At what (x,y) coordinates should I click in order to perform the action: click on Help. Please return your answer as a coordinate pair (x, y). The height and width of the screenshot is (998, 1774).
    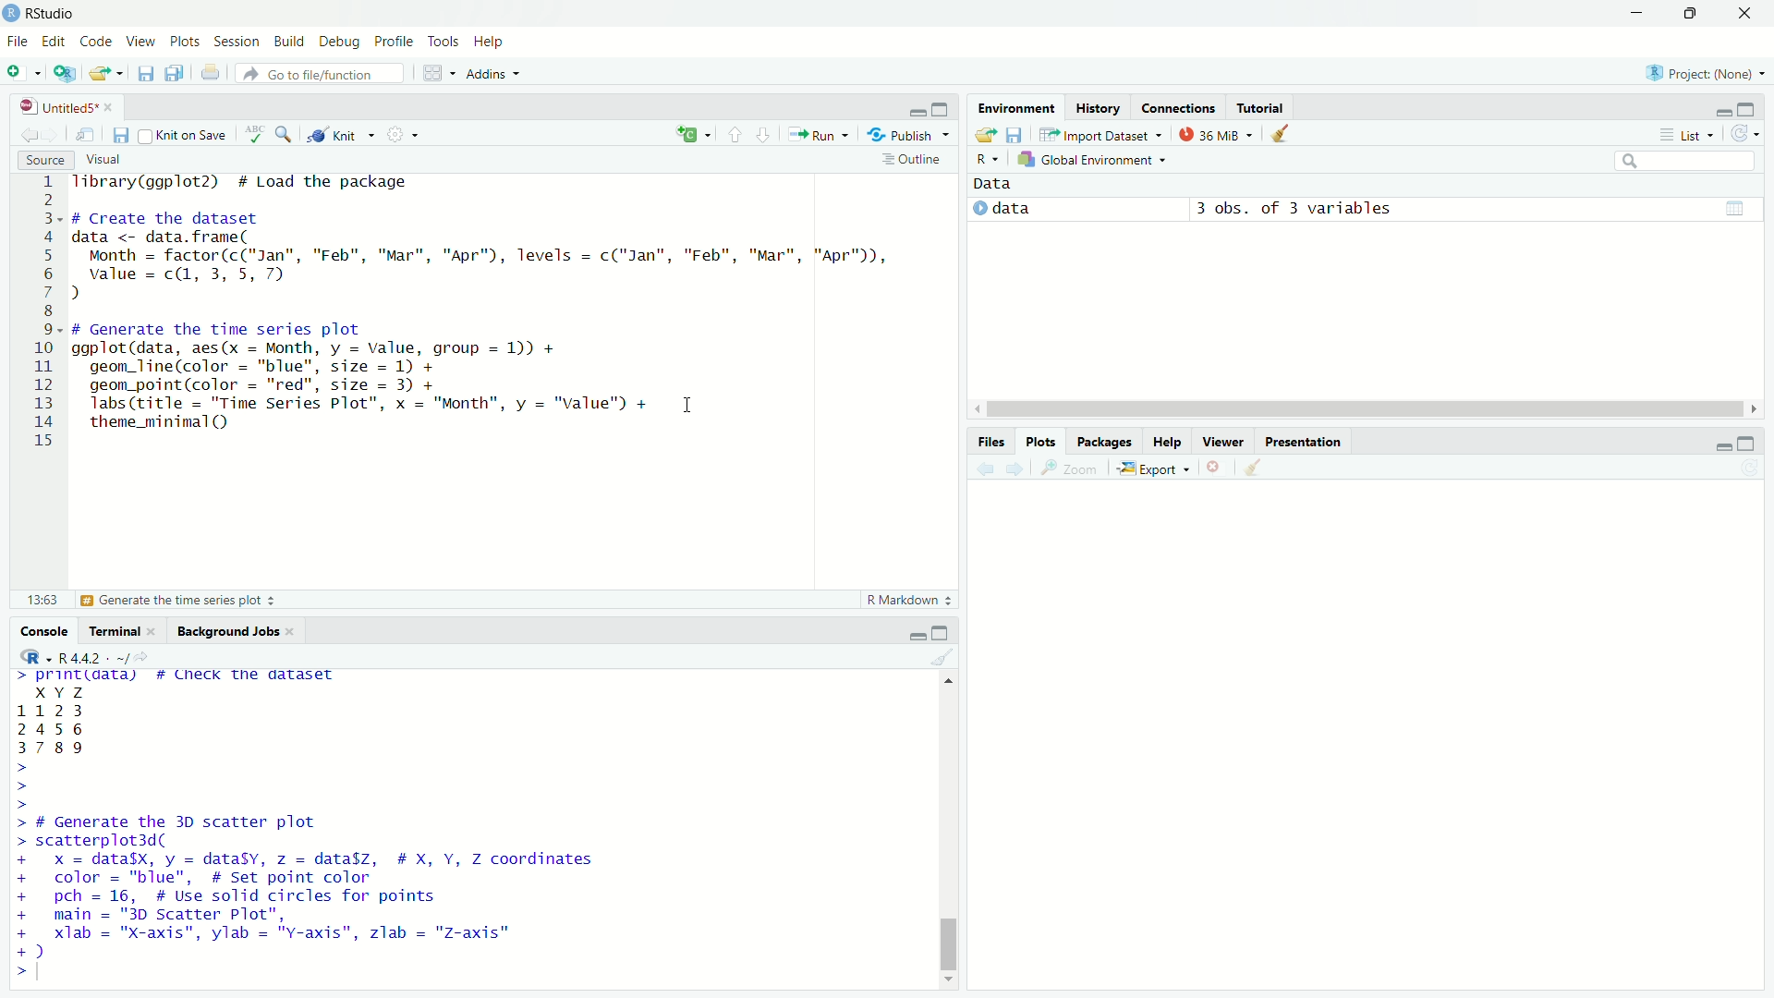
    Looking at the image, I should click on (489, 42).